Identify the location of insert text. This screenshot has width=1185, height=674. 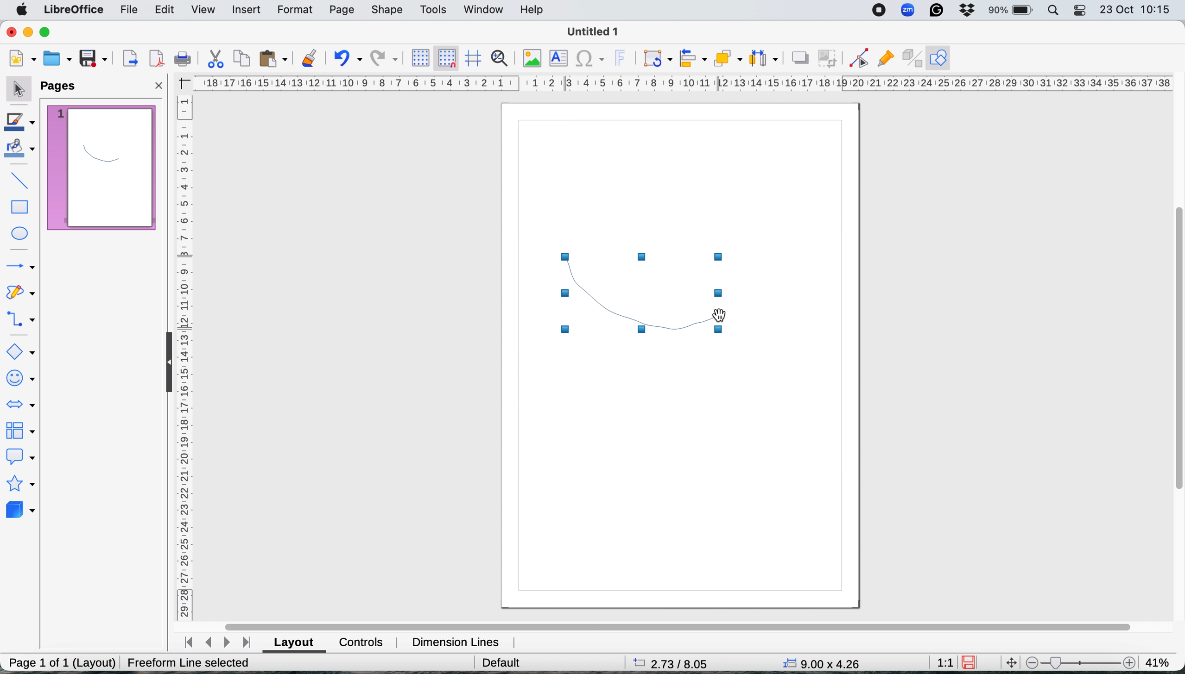
(561, 58).